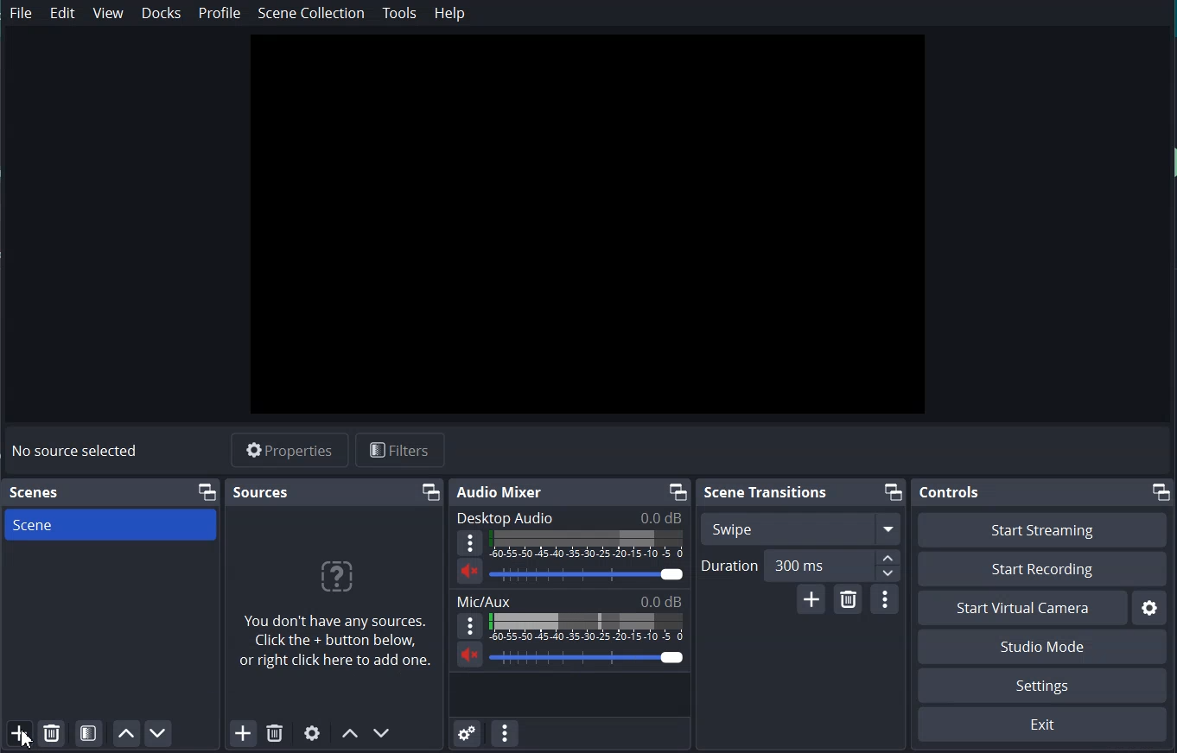 The height and width of the screenshot is (753, 1177). I want to click on More, so click(470, 625).